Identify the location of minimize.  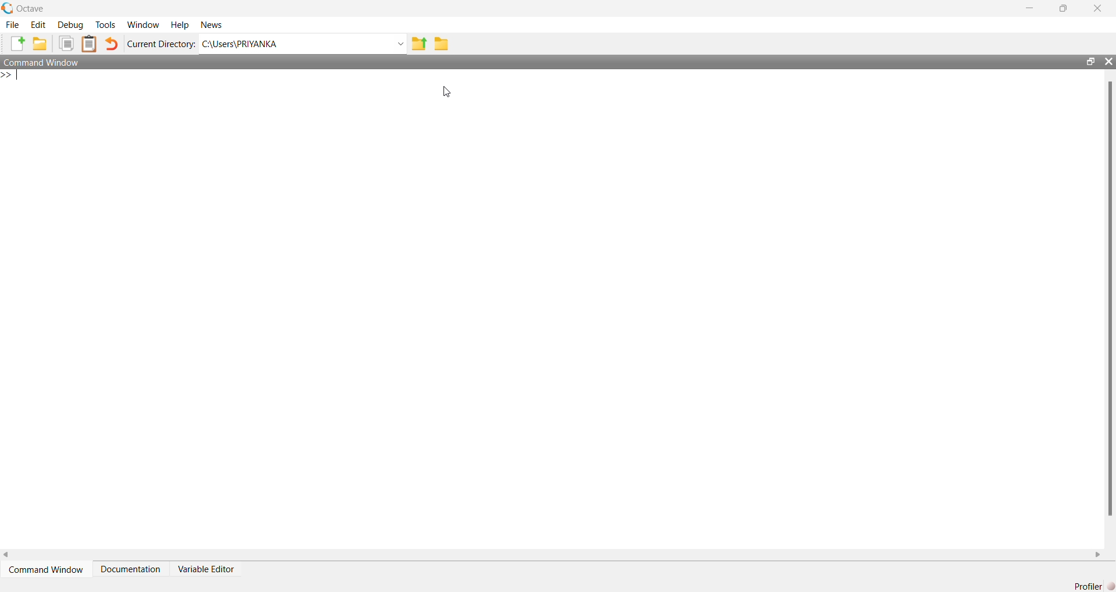
(1031, 8).